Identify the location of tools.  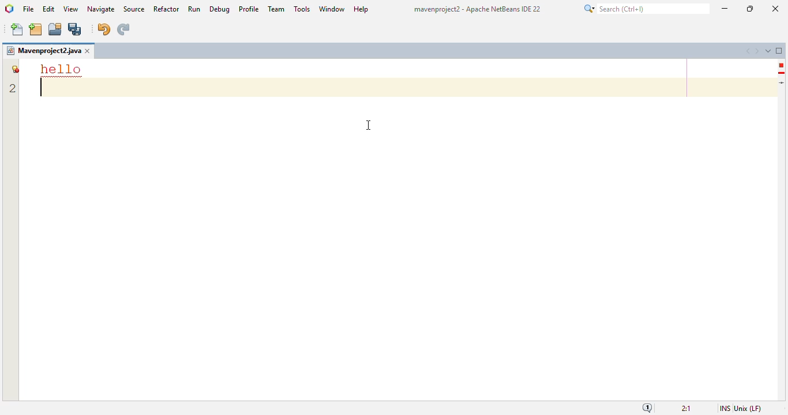
(302, 8).